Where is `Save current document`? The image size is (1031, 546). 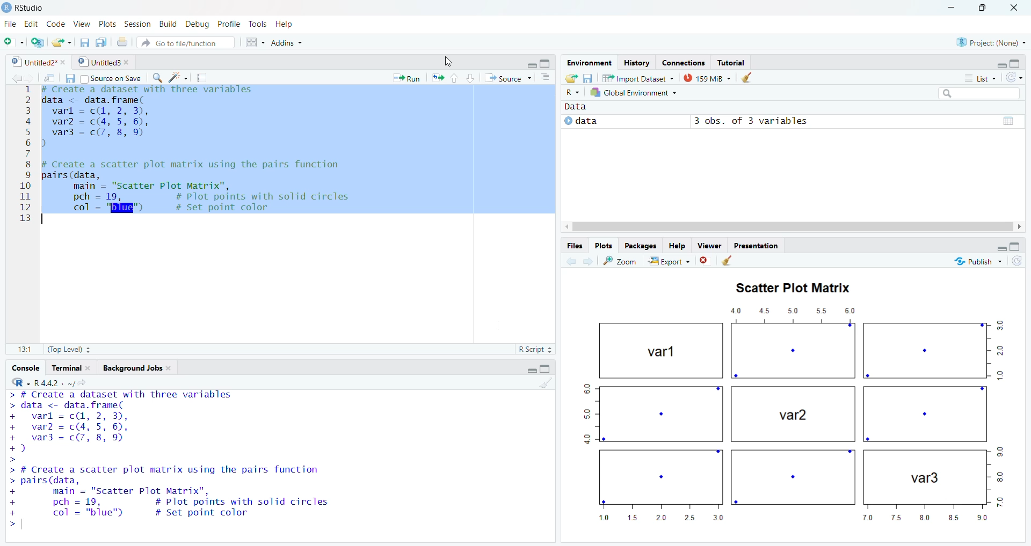 Save current document is located at coordinates (85, 41).